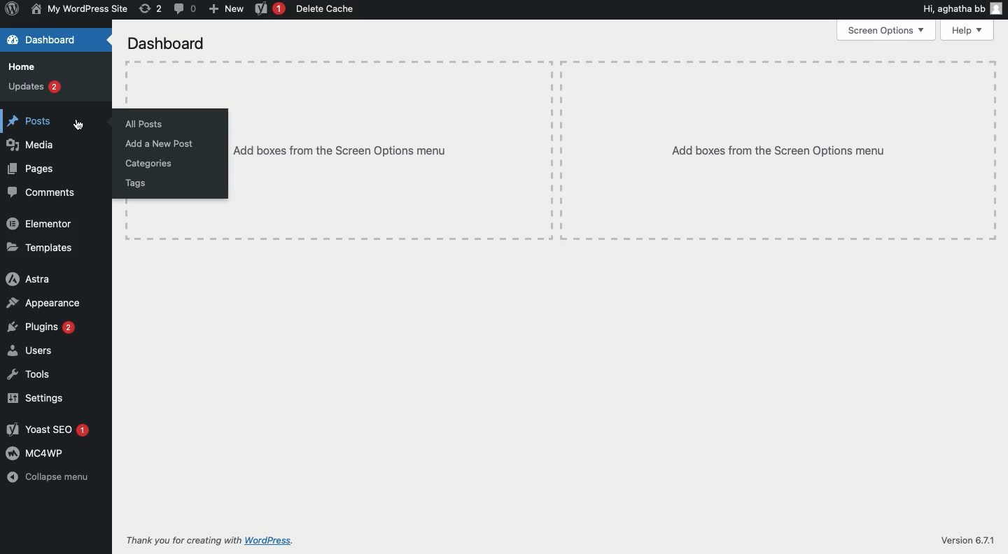 The width and height of the screenshot is (1008, 554). I want to click on Delete cache, so click(325, 9).